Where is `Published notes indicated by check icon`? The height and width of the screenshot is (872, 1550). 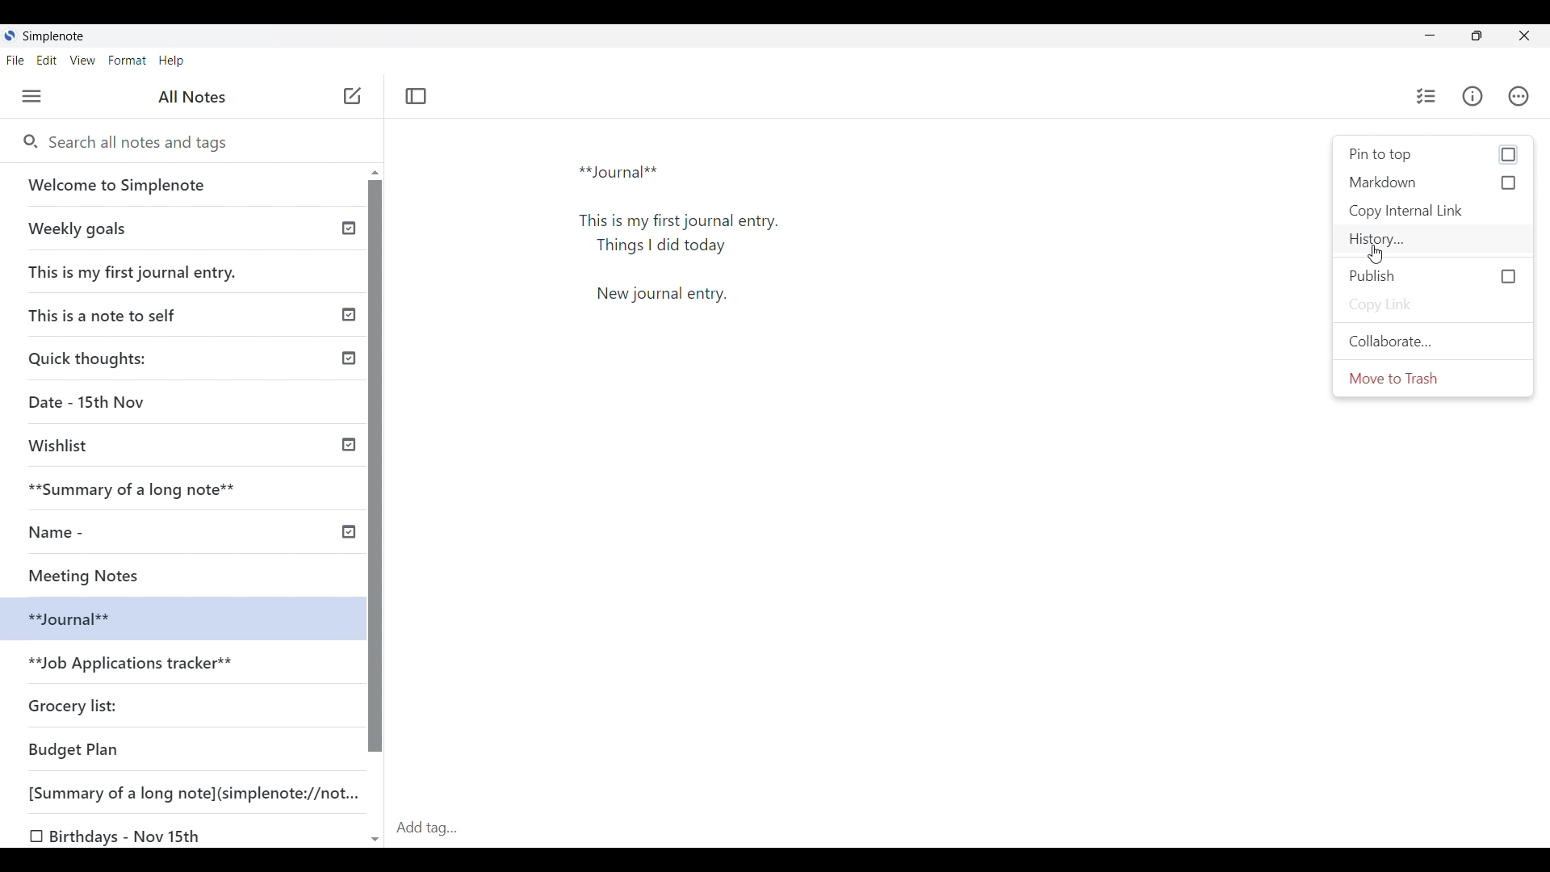 Published notes indicated by check icon is located at coordinates (349, 380).